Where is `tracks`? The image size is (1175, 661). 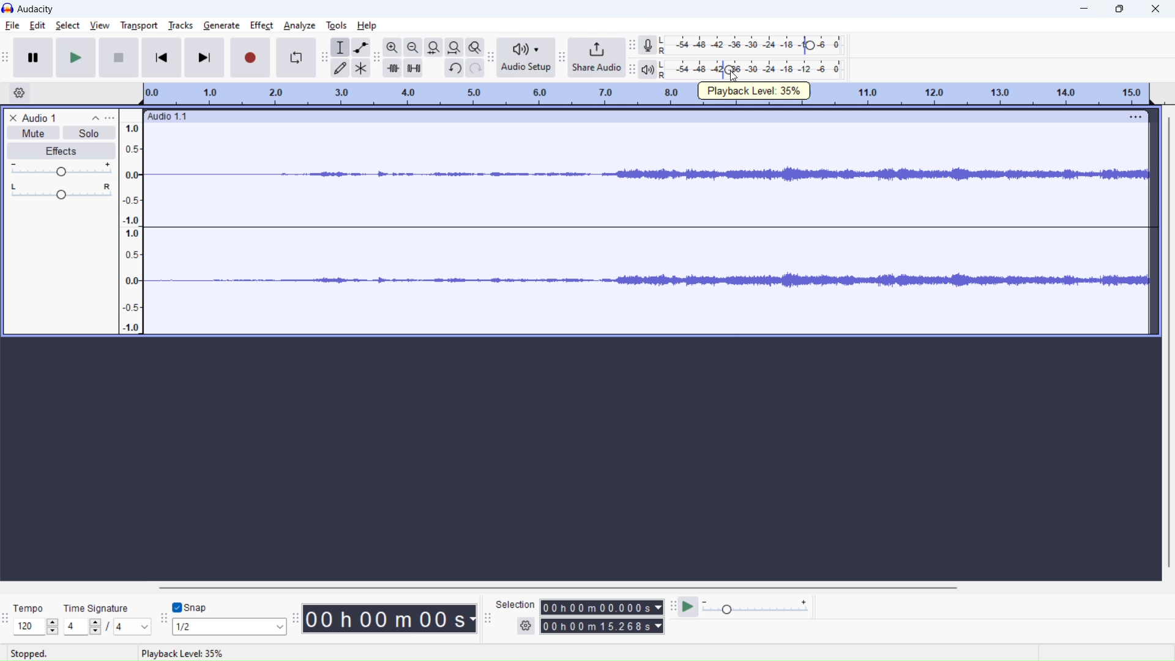
tracks is located at coordinates (181, 26).